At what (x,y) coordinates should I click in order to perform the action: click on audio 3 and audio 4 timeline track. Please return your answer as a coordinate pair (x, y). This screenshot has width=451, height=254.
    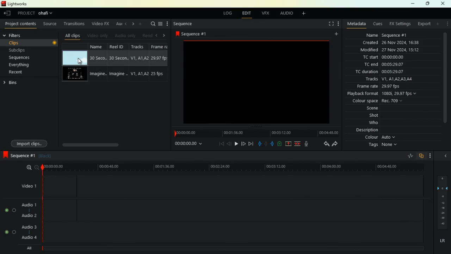
    Looking at the image, I should click on (234, 233).